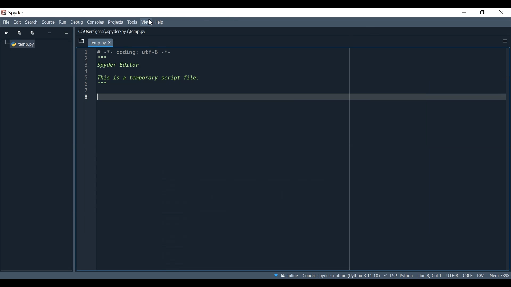 The image size is (511, 287). Describe the element at coordinates (499, 276) in the screenshot. I see `Memory Usage` at that location.